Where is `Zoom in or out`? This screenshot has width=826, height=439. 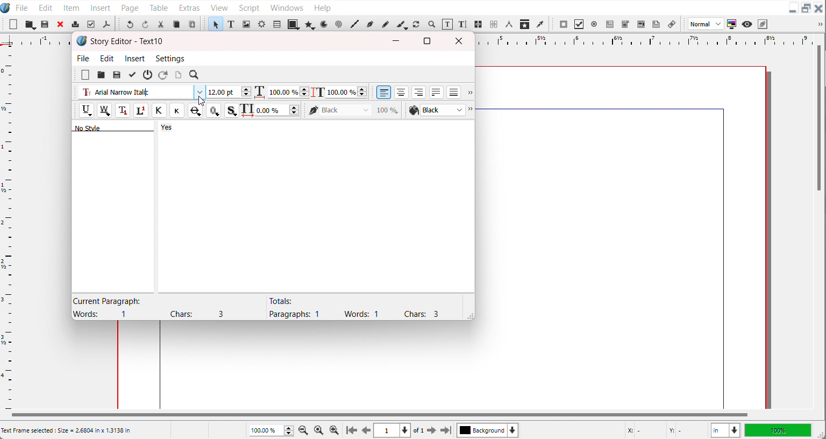
Zoom in or out is located at coordinates (431, 24).